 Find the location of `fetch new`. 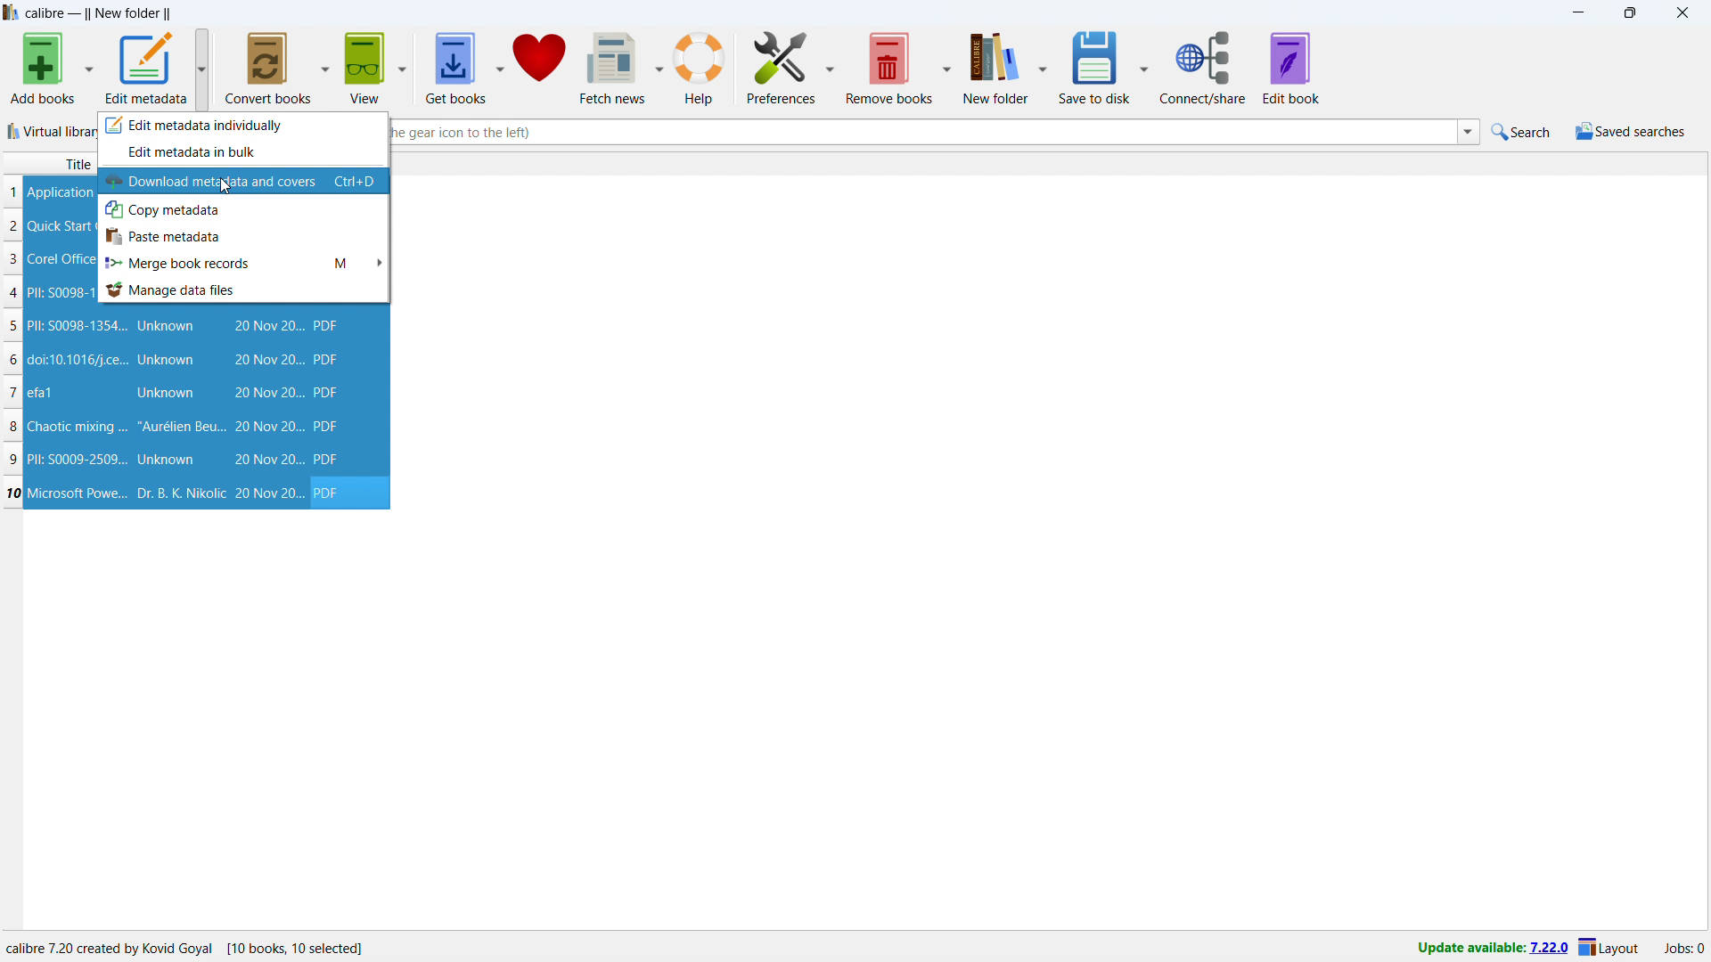

fetch new is located at coordinates (612, 68).